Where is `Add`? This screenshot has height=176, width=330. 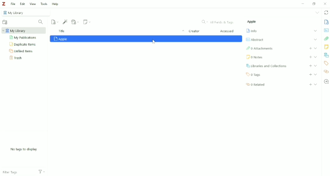
Add is located at coordinates (310, 84).